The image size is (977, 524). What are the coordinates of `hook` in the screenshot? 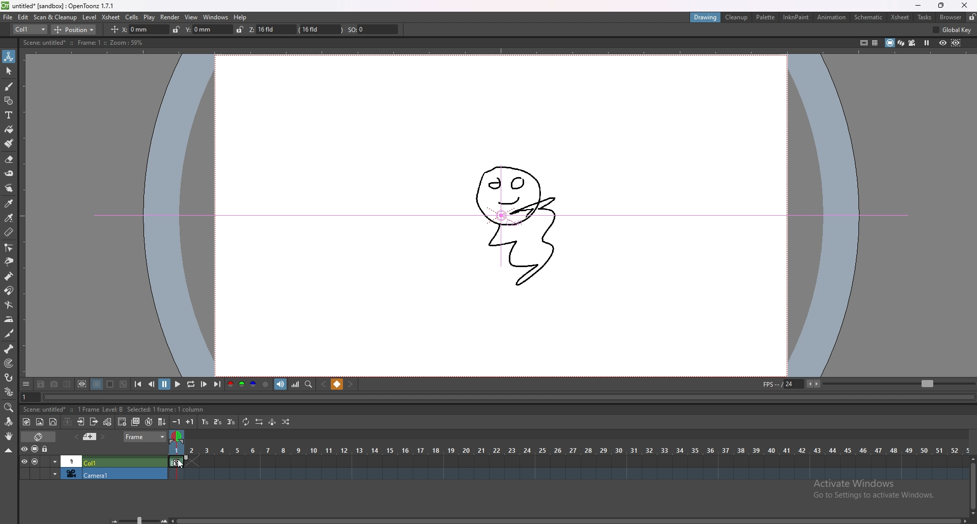 It's located at (10, 377).